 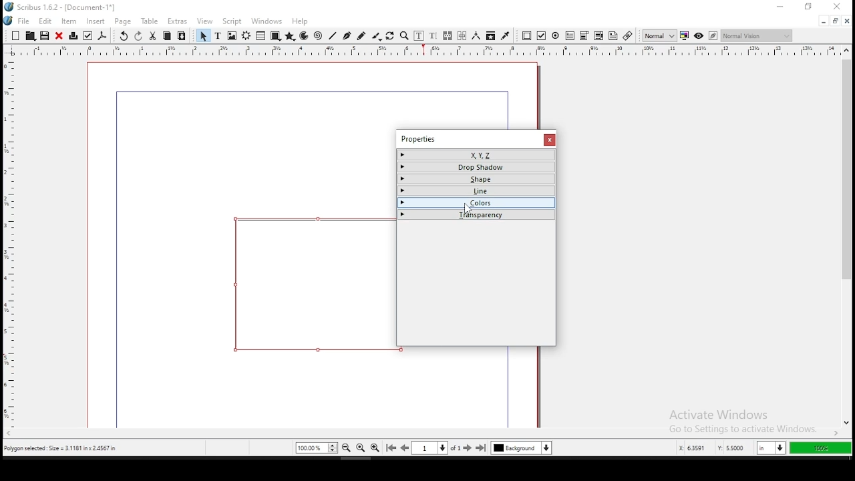 I want to click on bezier curve, so click(x=347, y=36).